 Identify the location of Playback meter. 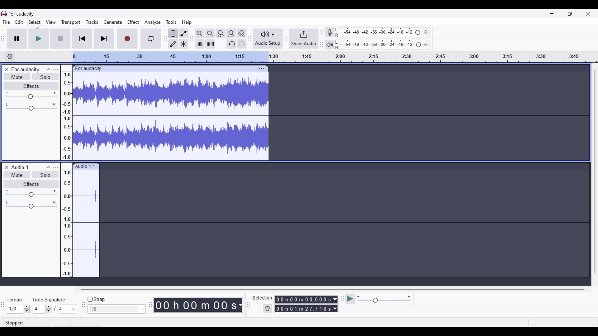
(330, 45).